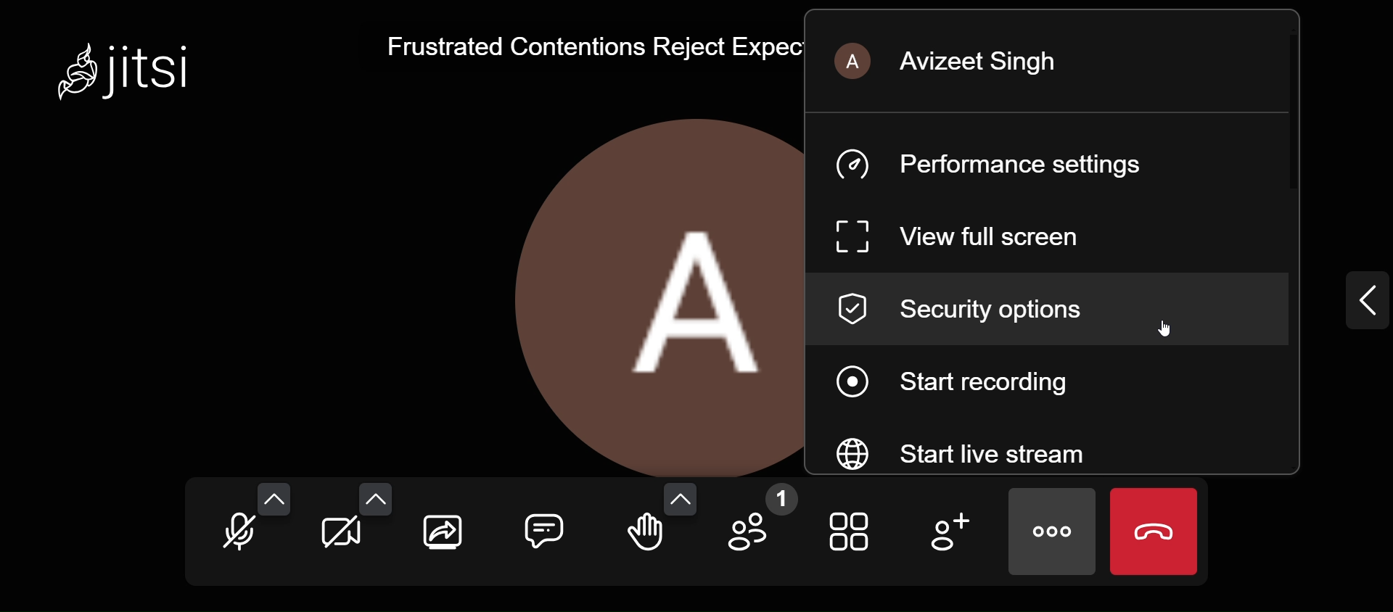  I want to click on raise your hand, so click(644, 538).